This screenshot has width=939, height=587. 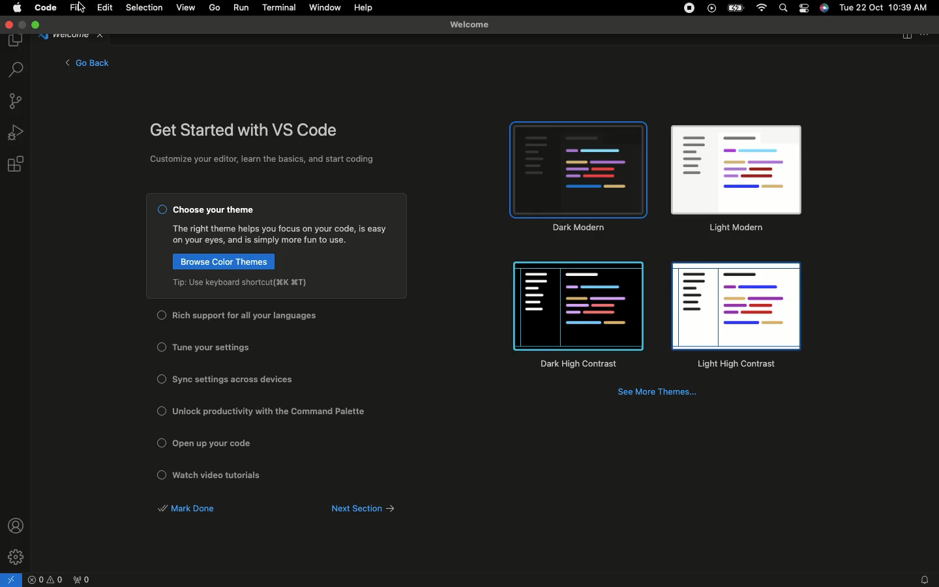 What do you see at coordinates (47, 580) in the screenshot?
I see `Problems` at bounding box center [47, 580].